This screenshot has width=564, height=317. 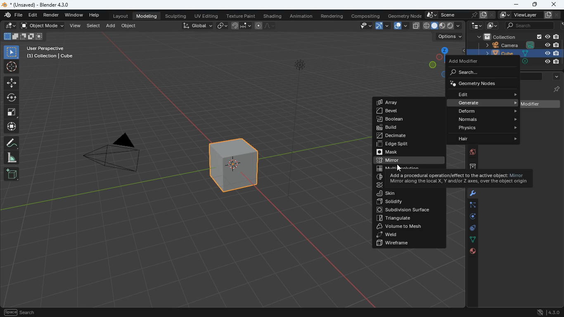 What do you see at coordinates (406, 202) in the screenshot?
I see `solidify` at bounding box center [406, 202].